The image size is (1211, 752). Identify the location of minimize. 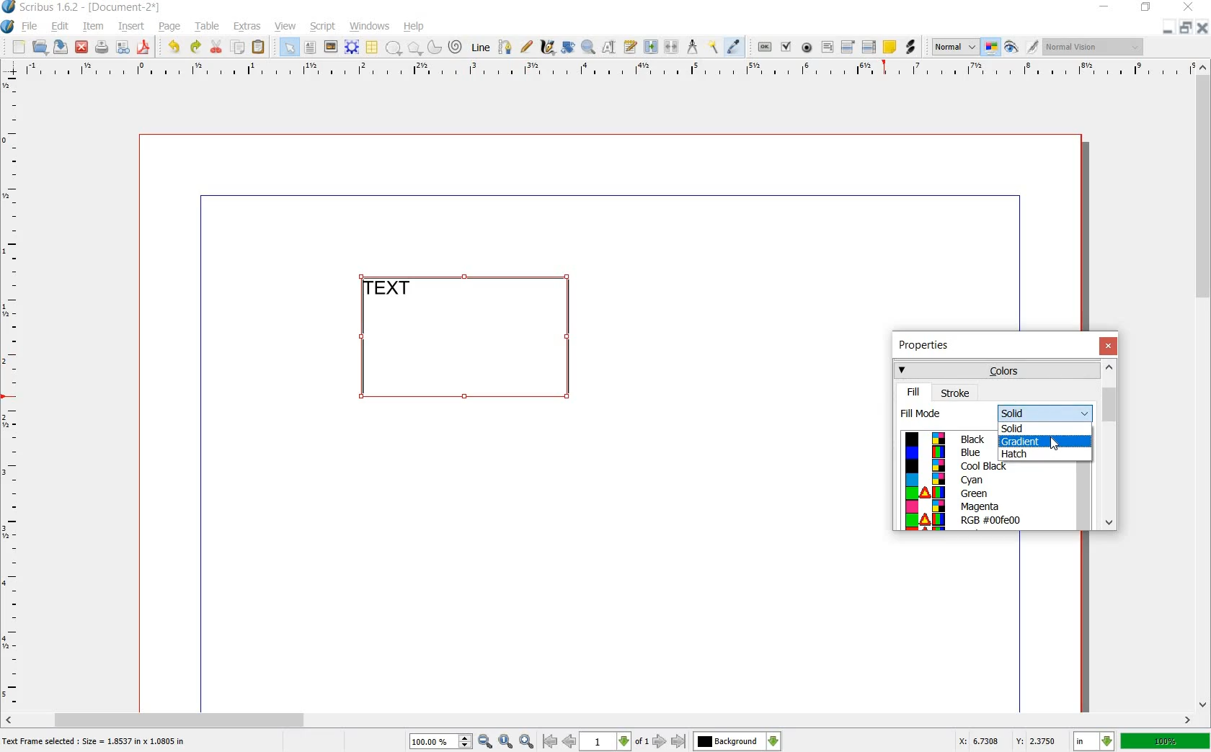
(1168, 29).